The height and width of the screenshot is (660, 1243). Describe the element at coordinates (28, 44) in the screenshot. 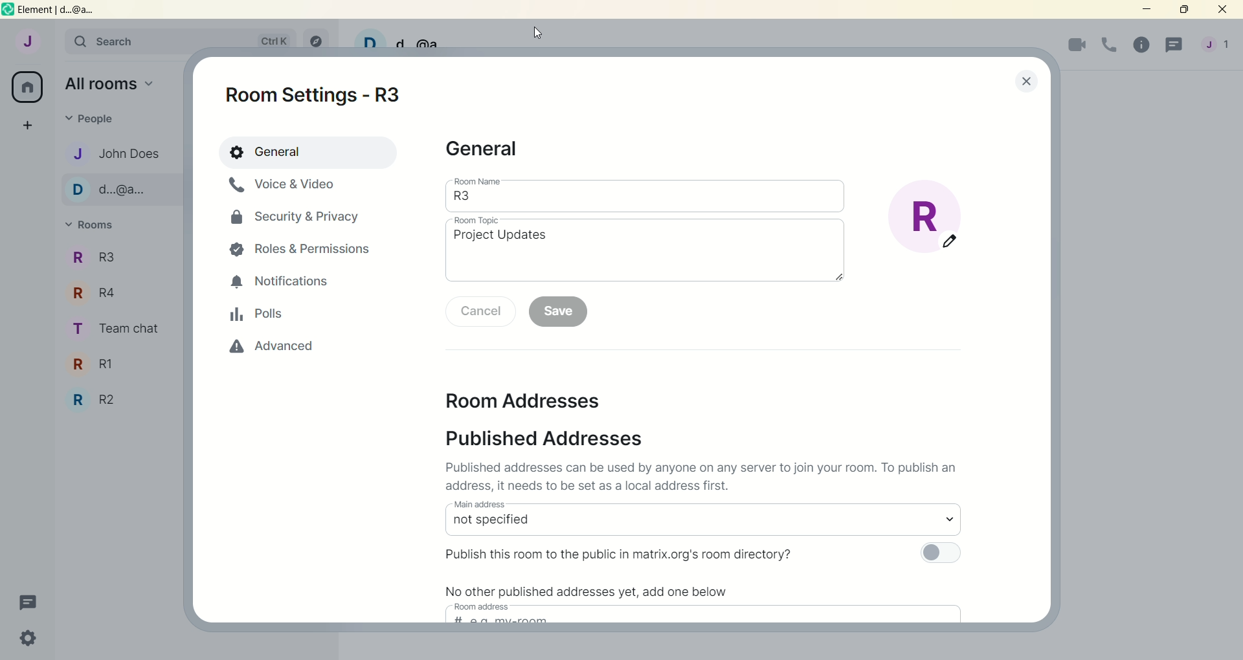

I see `account: John does` at that location.